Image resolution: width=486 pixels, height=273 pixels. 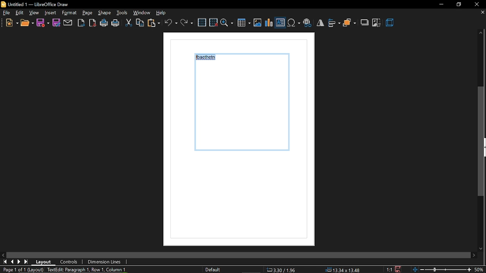 I want to click on Insert text, so click(x=280, y=22).